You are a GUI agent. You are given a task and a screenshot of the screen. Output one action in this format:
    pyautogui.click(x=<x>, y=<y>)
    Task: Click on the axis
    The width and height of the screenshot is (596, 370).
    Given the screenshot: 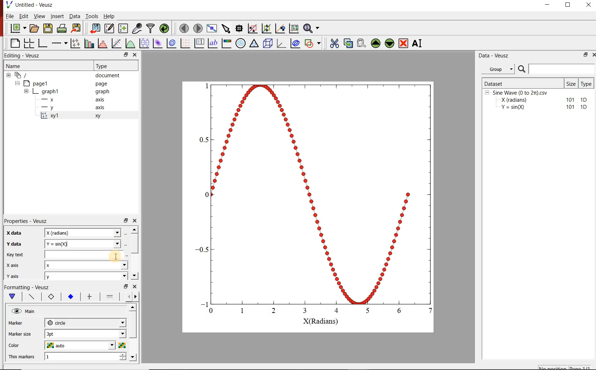 What is the action you would take?
    pyautogui.click(x=100, y=99)
    